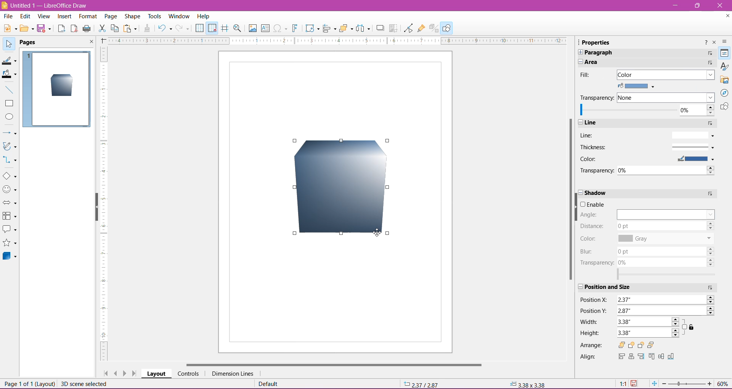 This screenshot has width=732, height=389. Describe the element at coordinates (590, 238) in the screenshot. I see `Color` at that location.